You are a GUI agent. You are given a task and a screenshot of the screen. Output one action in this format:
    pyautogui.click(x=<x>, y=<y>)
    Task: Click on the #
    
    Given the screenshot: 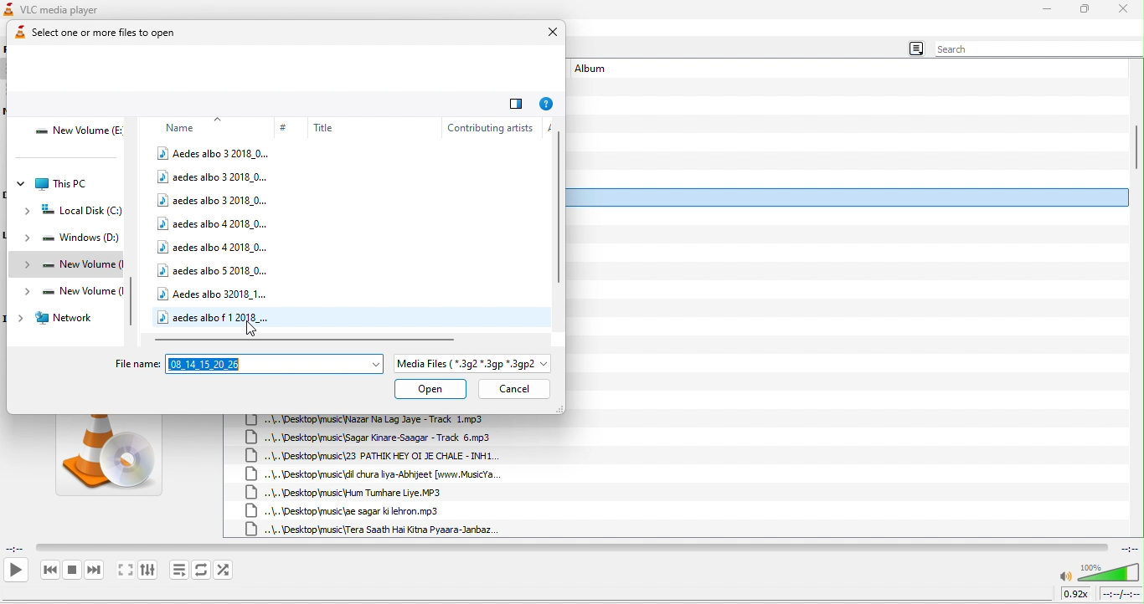 What is the action you would take?
    pyautogui.click(x=286, y=128)
    